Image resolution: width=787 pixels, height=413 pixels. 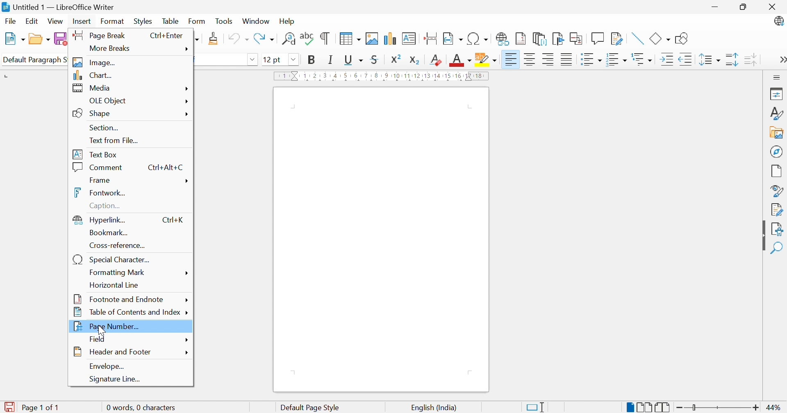 I want to click on Horizontal line, so click(x=114, y=286).